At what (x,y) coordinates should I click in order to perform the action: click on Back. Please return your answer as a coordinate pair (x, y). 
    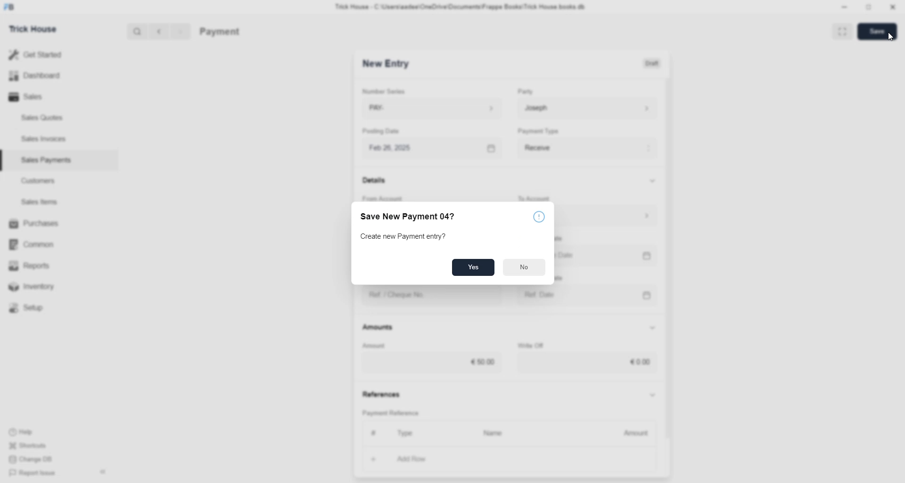
    Looking at the image, I should click on (159, 32).